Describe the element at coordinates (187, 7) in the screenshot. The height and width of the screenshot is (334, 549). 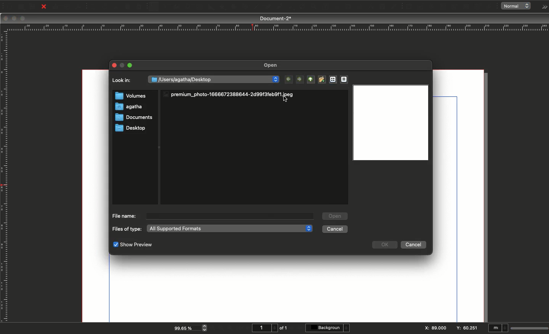
I see `Render frame` at that location.